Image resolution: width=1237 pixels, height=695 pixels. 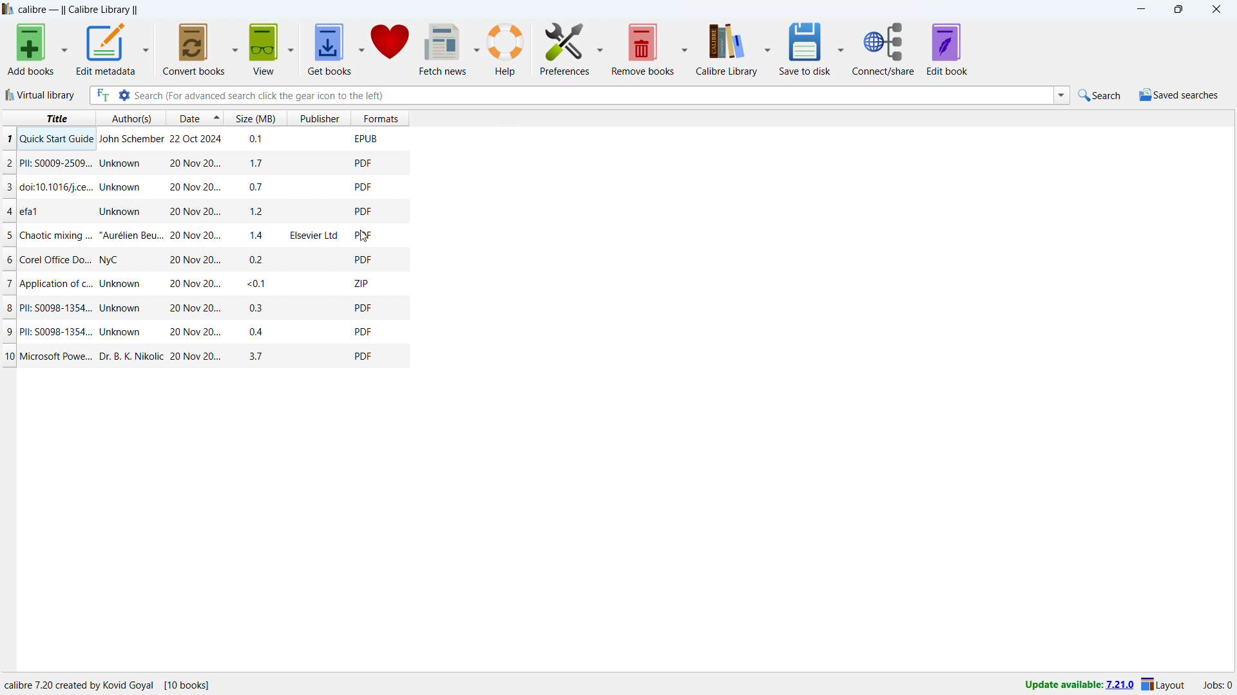 What do you see at coordinates (600, 50) in the screenshot?
I see `preferences` at bounding box center [600, 50].